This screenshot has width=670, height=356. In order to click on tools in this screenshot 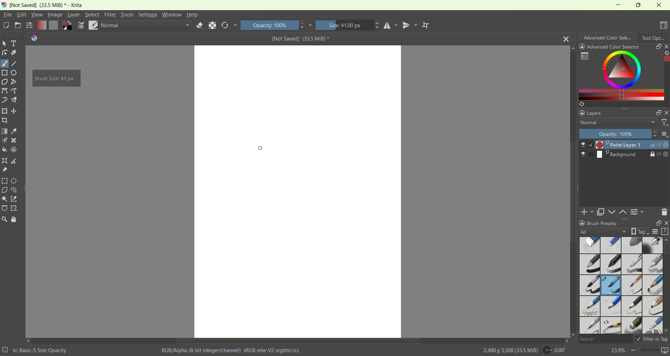, I will do `click(127, 15)`.